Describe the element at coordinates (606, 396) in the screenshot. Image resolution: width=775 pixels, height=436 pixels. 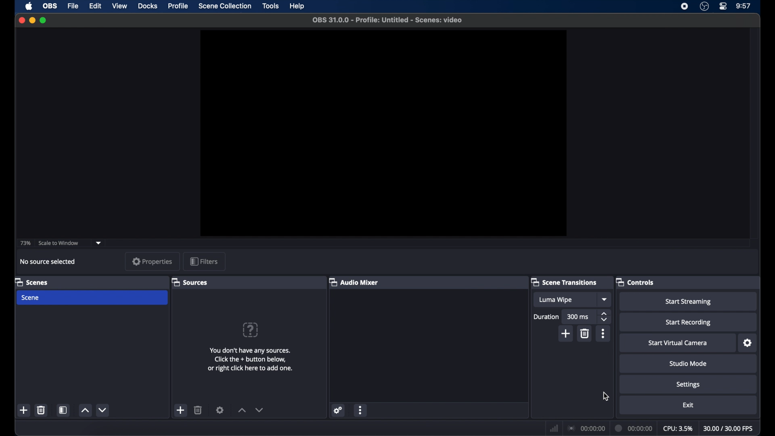
I see `cursor` at that location.